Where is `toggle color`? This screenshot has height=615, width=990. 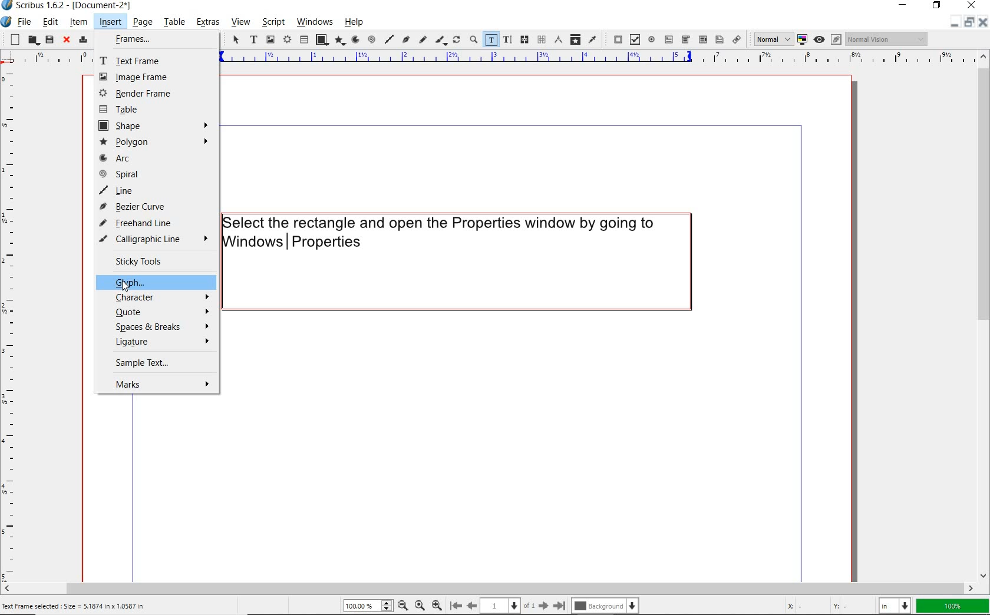 toggle color is located at coordinates (801, 39).